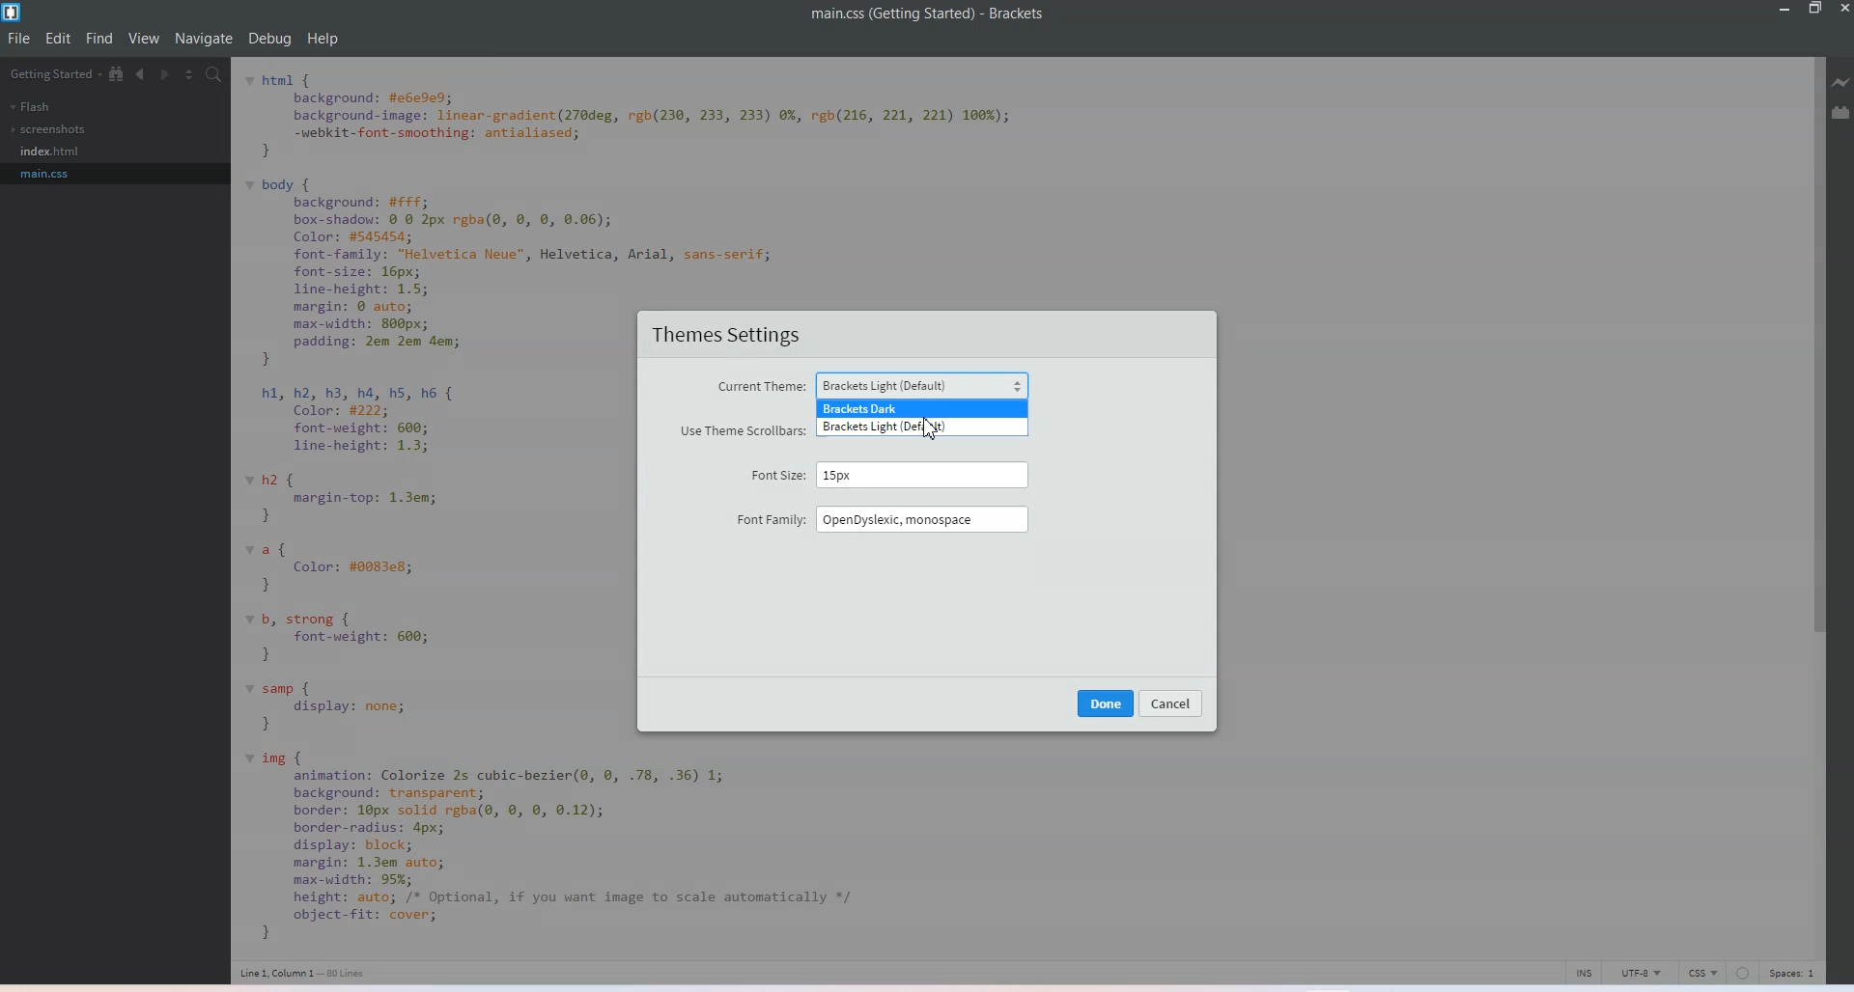 This screenshot has width=1854, height=992. Describe the element at coordinates (53, 74) in the screenshot. I see `getting started` at that location.